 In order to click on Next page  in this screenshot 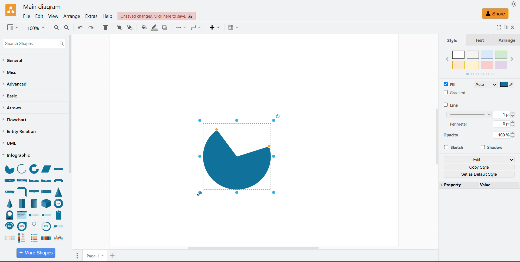, I will do `click(512, 59)`.